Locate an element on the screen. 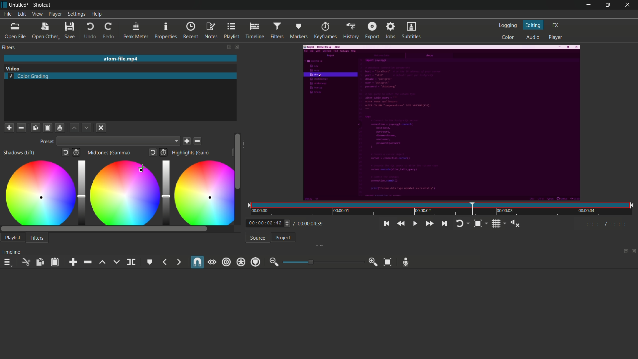  reset to default is located at coordinates (66, 153).